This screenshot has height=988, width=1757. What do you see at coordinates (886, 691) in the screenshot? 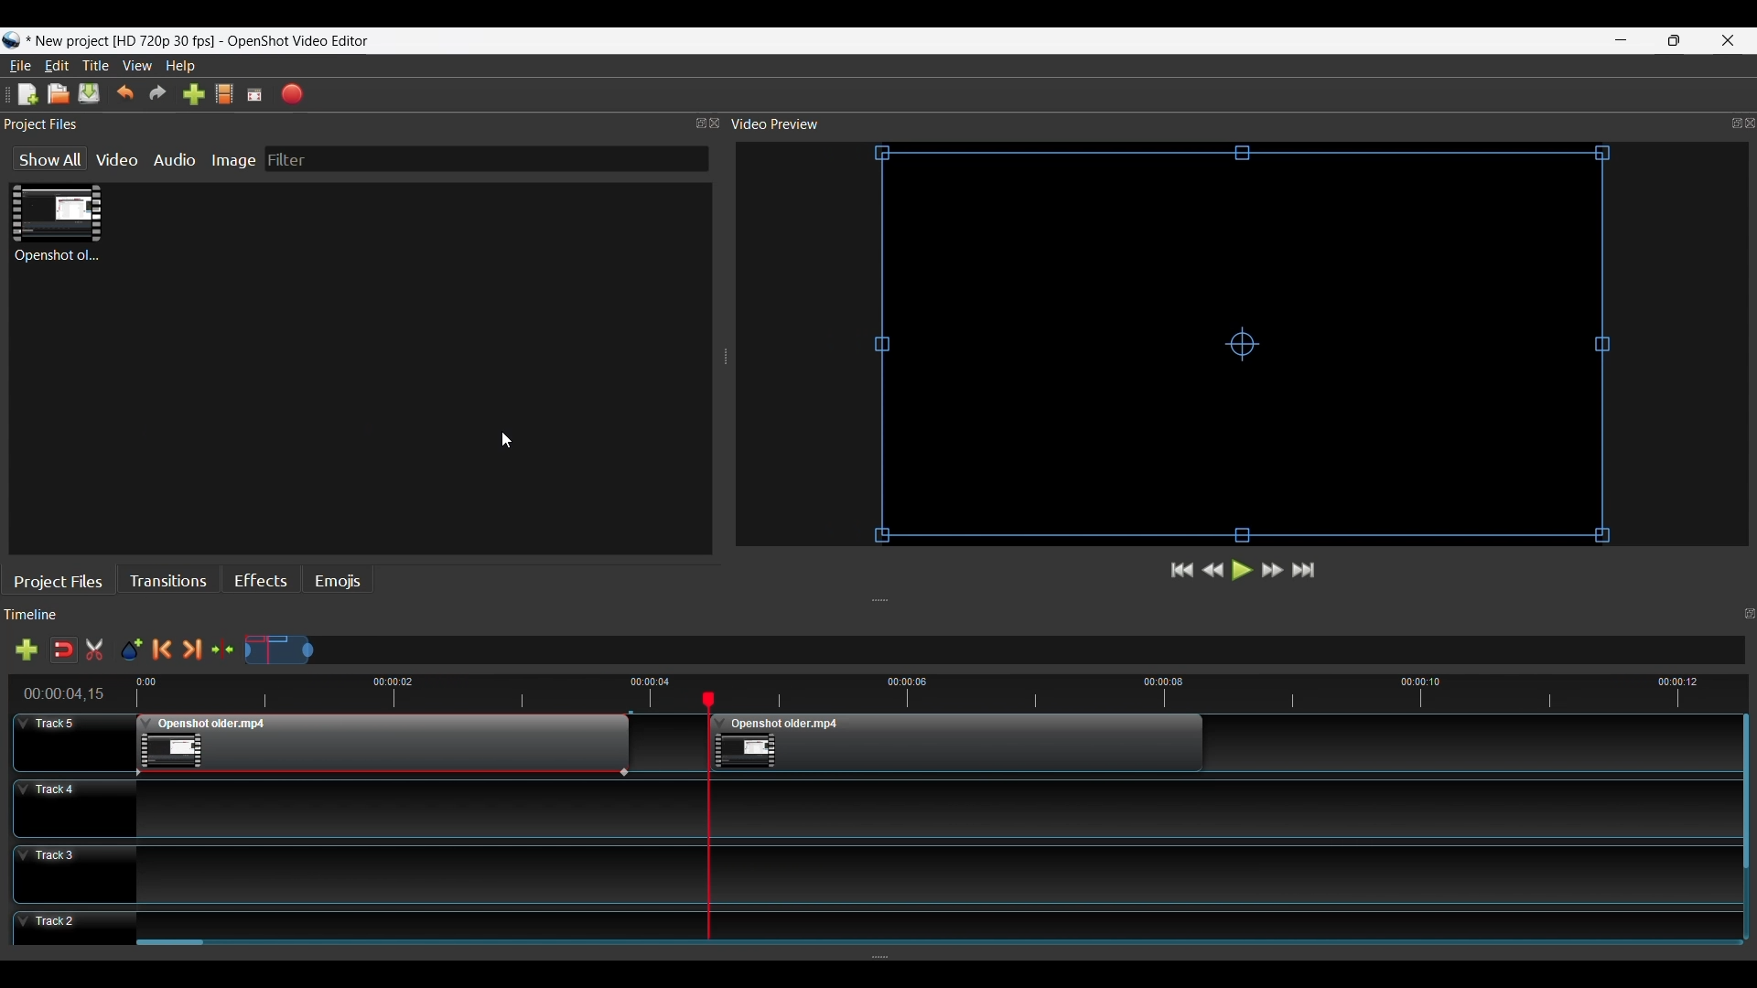
I see `Timeline` at bounding box center [886, 691].